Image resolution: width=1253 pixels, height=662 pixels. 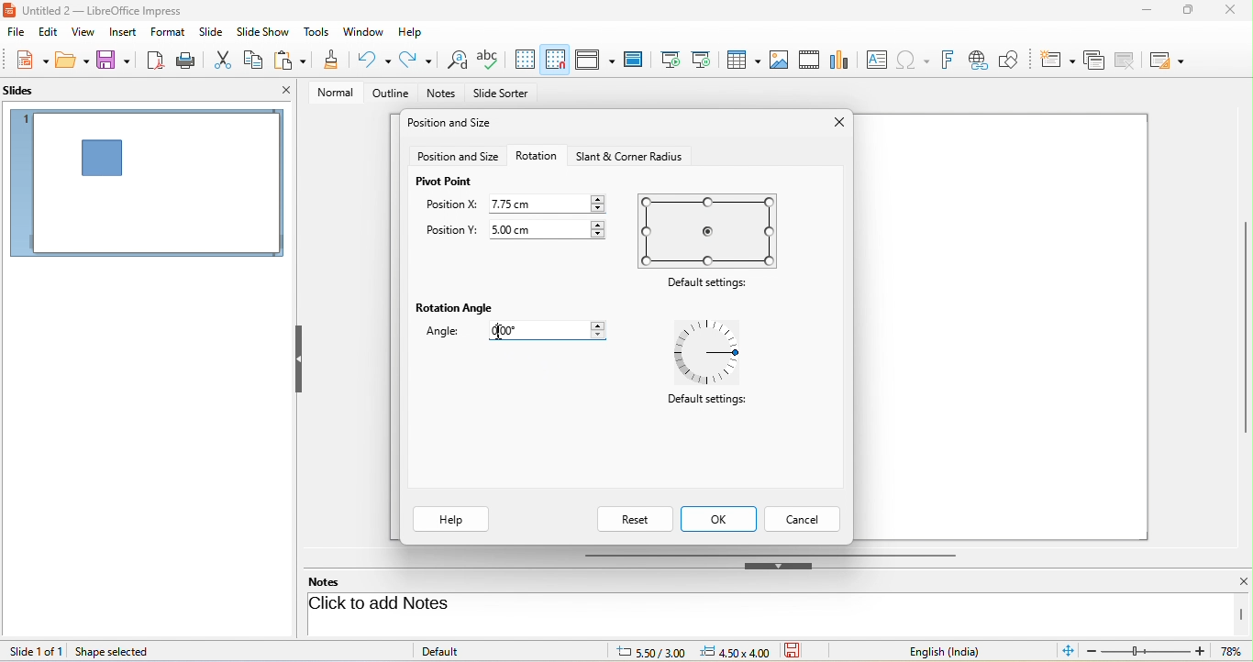 What do you see at coordinates (555, 333) in the screenshot?
I see `0.00 degree angle` at bounding box center [555, 333].